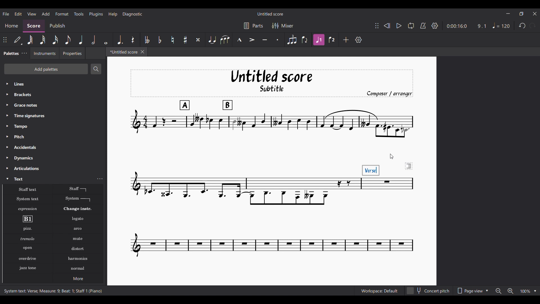 The height and width of the screenshot is (304, 540). Describe the element at coordinates (53, 147) in the screenshot. I see `Accidentals` at that location.